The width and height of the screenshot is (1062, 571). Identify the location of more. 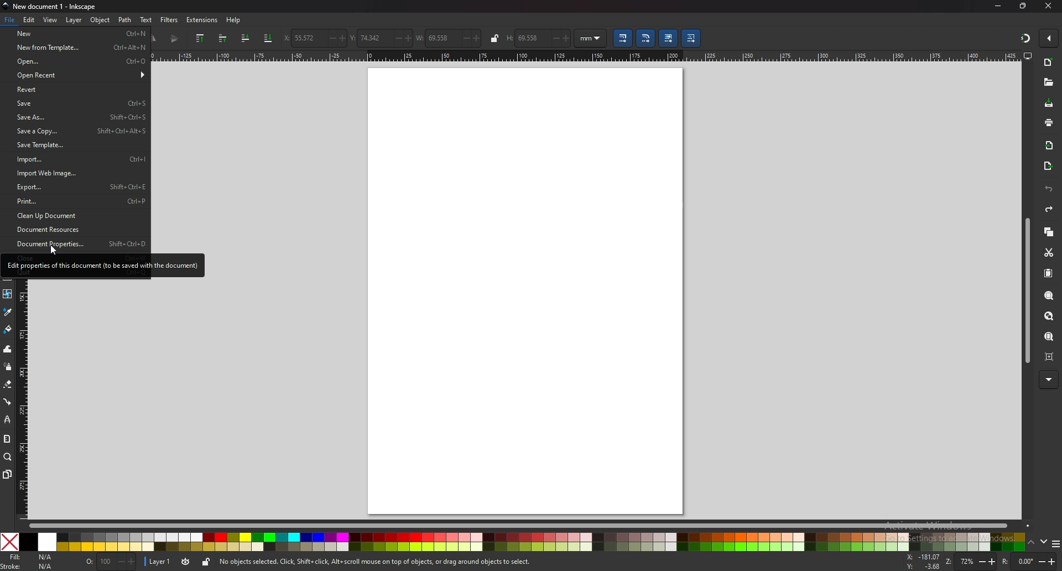
(1049, 381).